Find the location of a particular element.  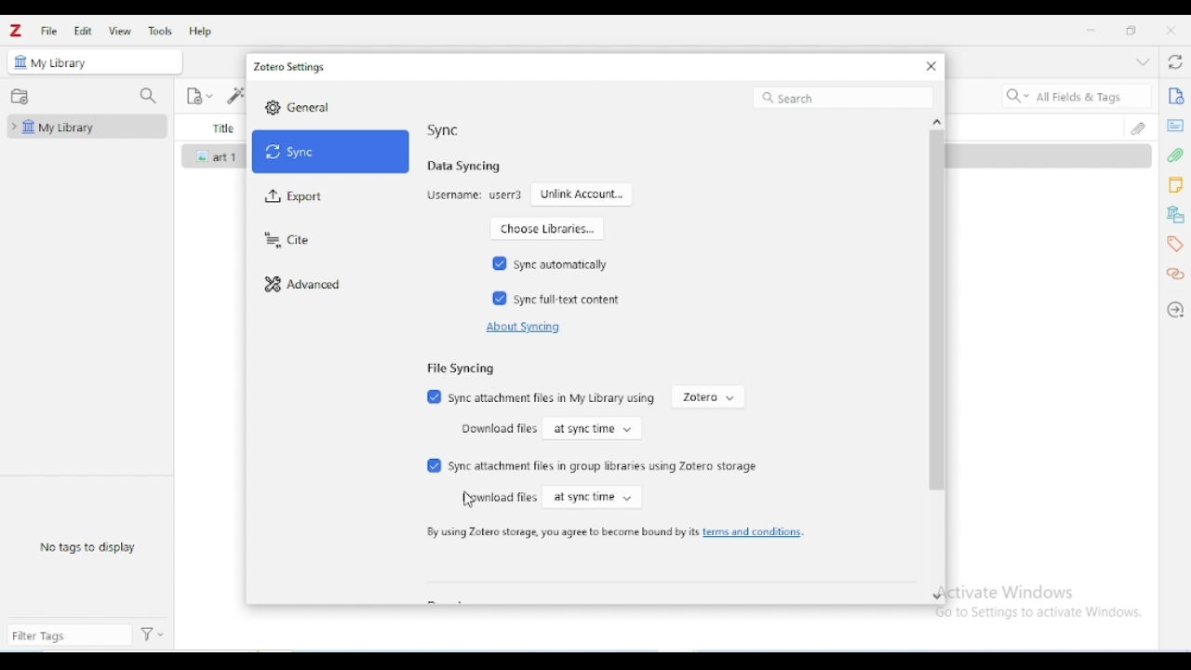

file is located at coordinates (48, 32).